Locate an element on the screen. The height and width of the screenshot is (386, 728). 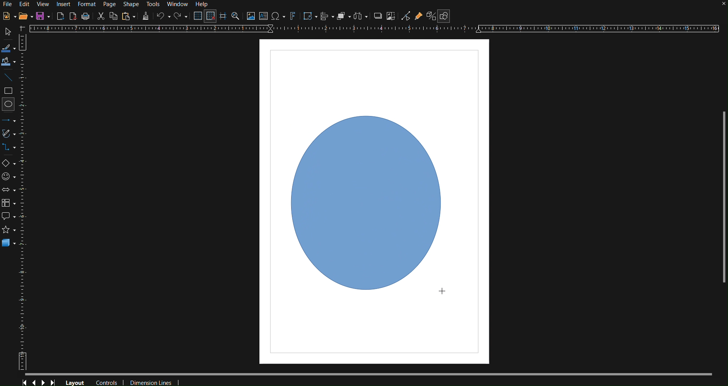
Fill Color is located at coordinates (9, 62).